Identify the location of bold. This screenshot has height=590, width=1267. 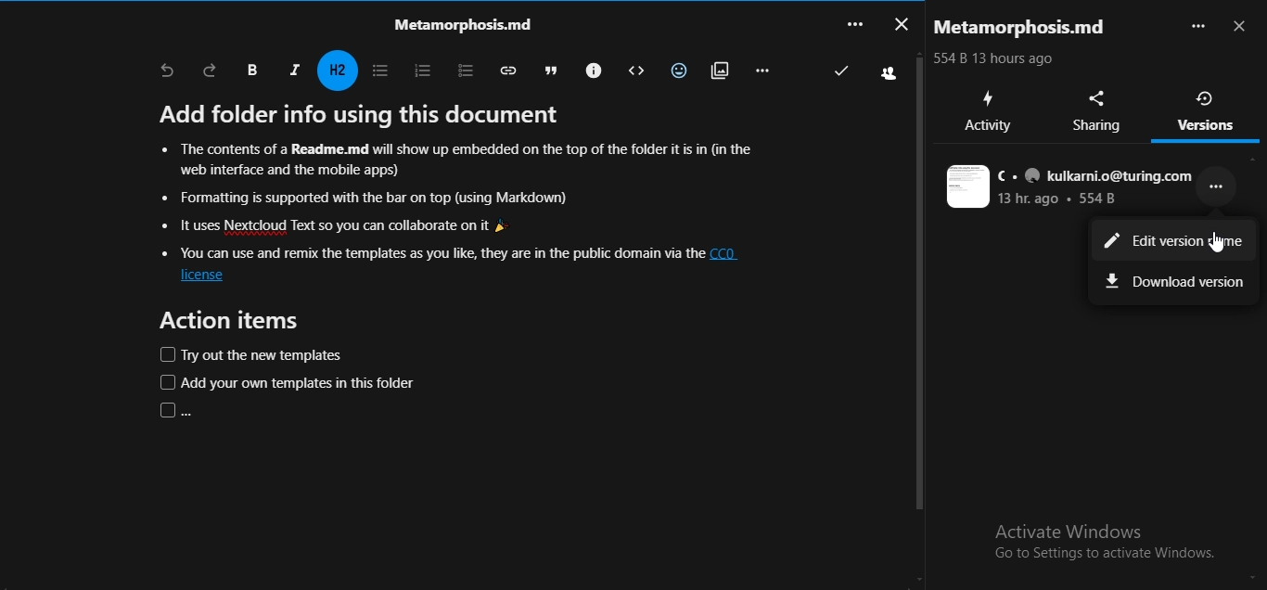
(251, 71).